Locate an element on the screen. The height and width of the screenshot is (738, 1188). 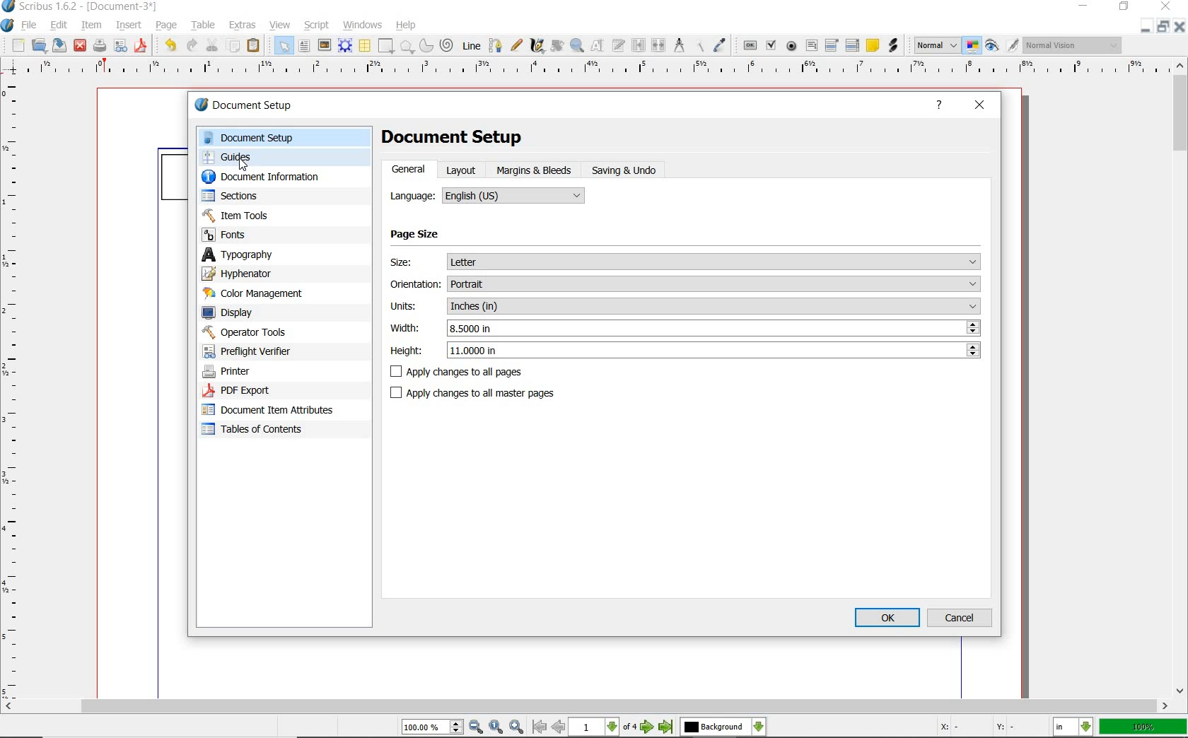
pdf radio button is located at coordinates (793, 46).